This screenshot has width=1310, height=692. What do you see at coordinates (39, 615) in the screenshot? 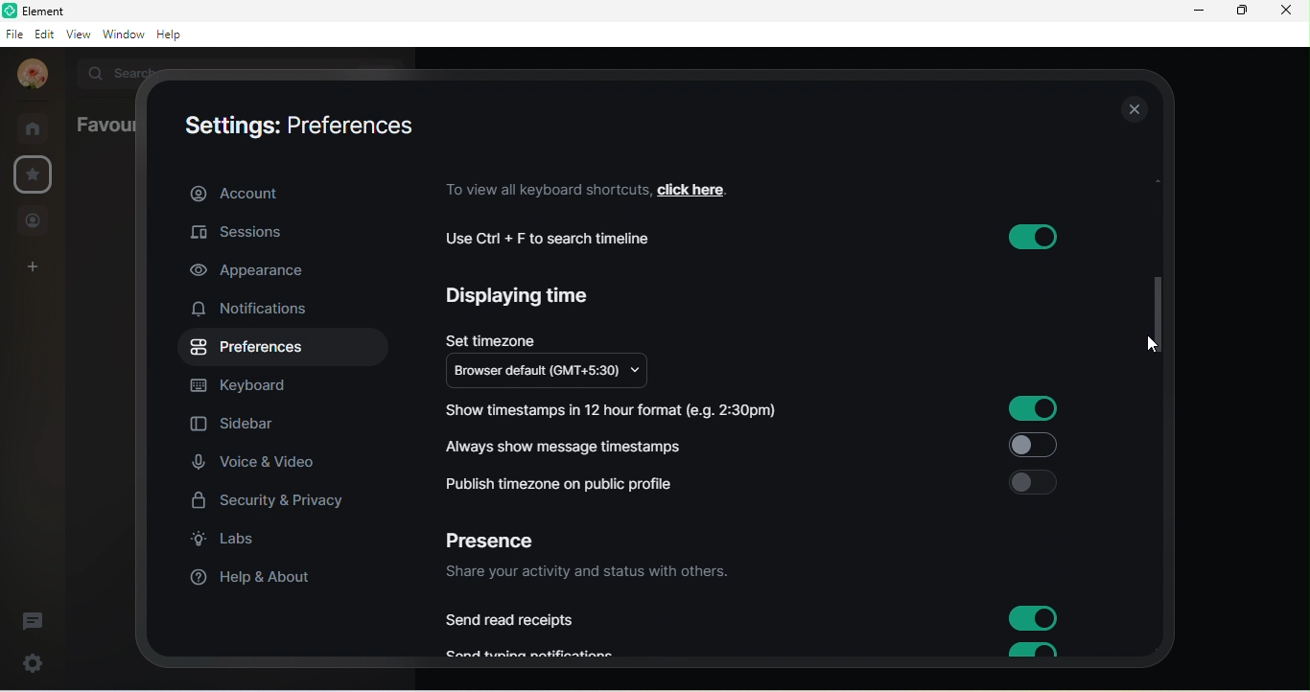
I see `threads` at bounding box center [39, 615].